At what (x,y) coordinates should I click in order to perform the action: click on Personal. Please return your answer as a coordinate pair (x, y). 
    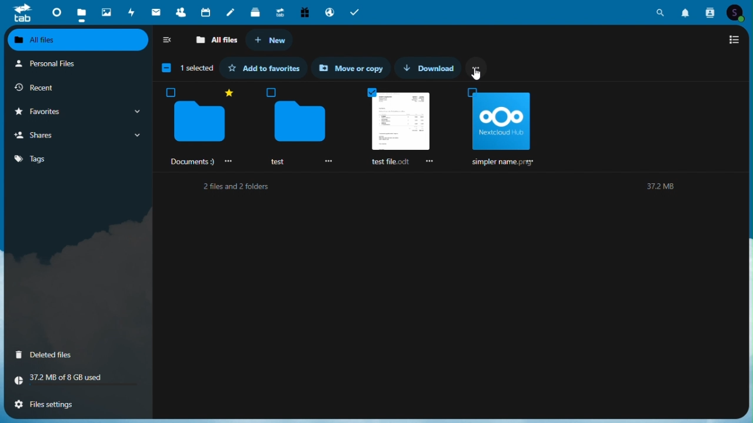
    Looking at the image, I should click on (75, 66).